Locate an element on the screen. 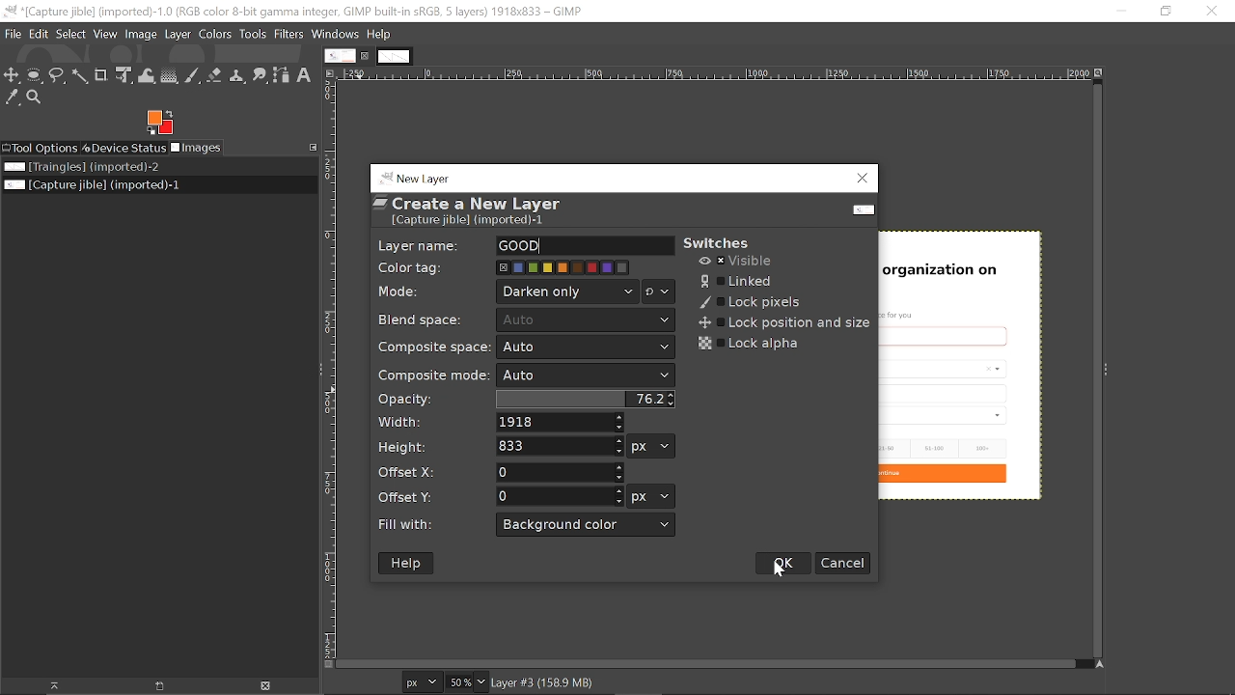 This screenshot has height=695, width=1235. color tag is located at coordinates (418, 268).